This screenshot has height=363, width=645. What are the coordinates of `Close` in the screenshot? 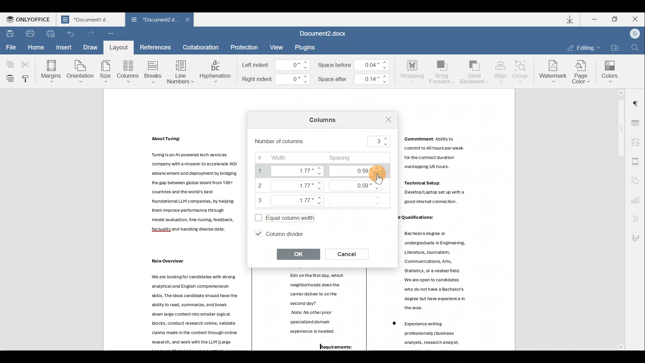 It's located at (635, 19).